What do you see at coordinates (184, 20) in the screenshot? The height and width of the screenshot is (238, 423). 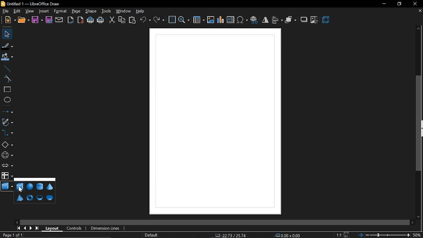 I see `zoom` at bounding box center [184, 20].